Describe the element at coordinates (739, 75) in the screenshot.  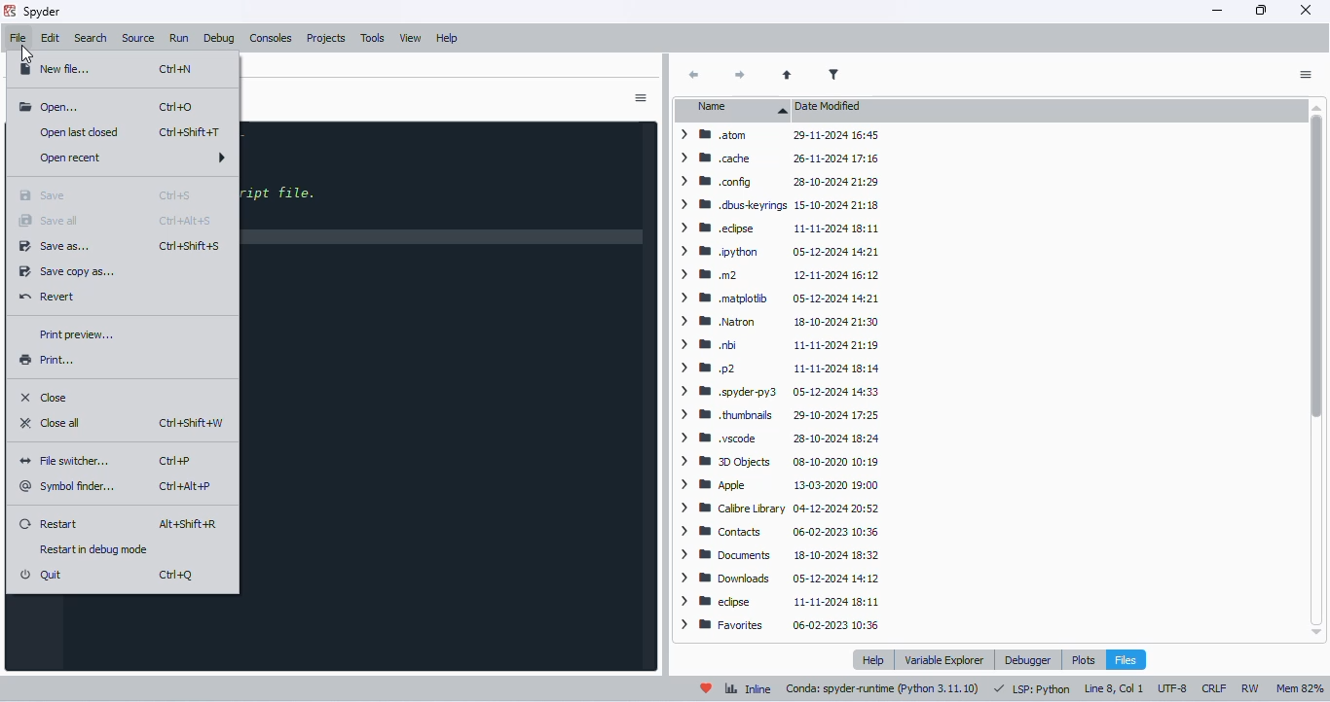
I see `next` at that location.